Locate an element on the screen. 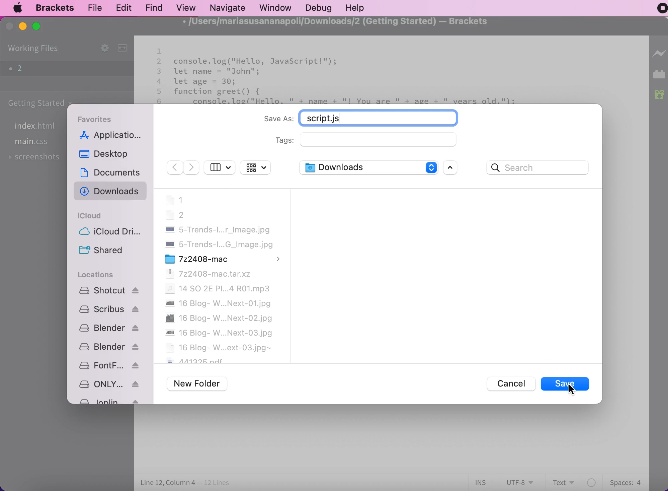  ONLY is located at coordinates (108, 384).